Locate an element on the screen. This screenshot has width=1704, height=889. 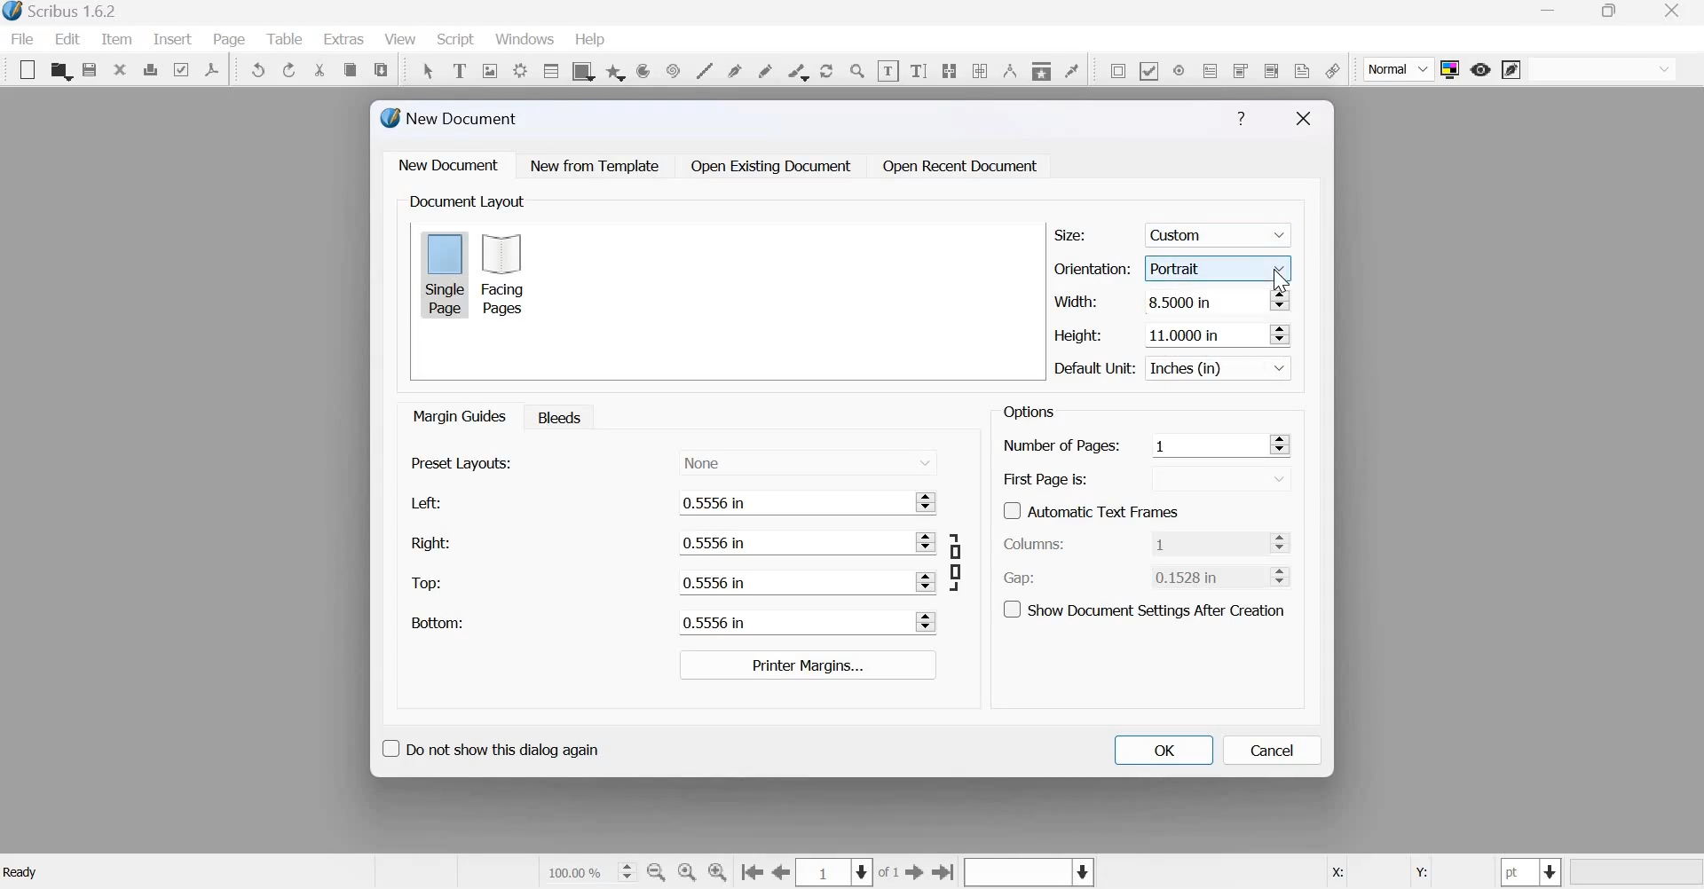
Scribus 1.6.2 - [Document-1] is located at coordinates (64, 12).